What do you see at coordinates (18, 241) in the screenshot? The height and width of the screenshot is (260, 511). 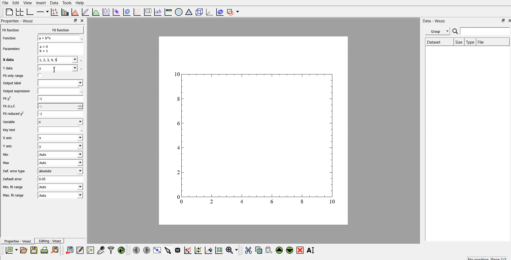 I see `Properties - Veusz` at bounding box center [18, 241].